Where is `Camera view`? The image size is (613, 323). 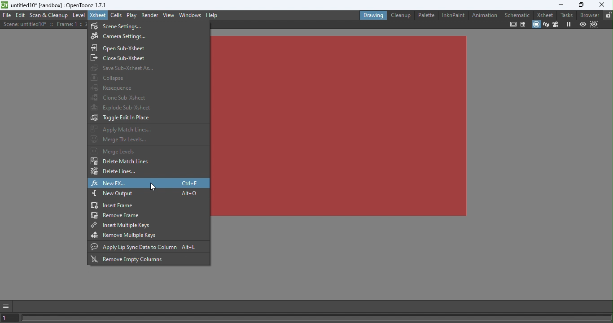 Camera view is located at coordinates (556, 24).